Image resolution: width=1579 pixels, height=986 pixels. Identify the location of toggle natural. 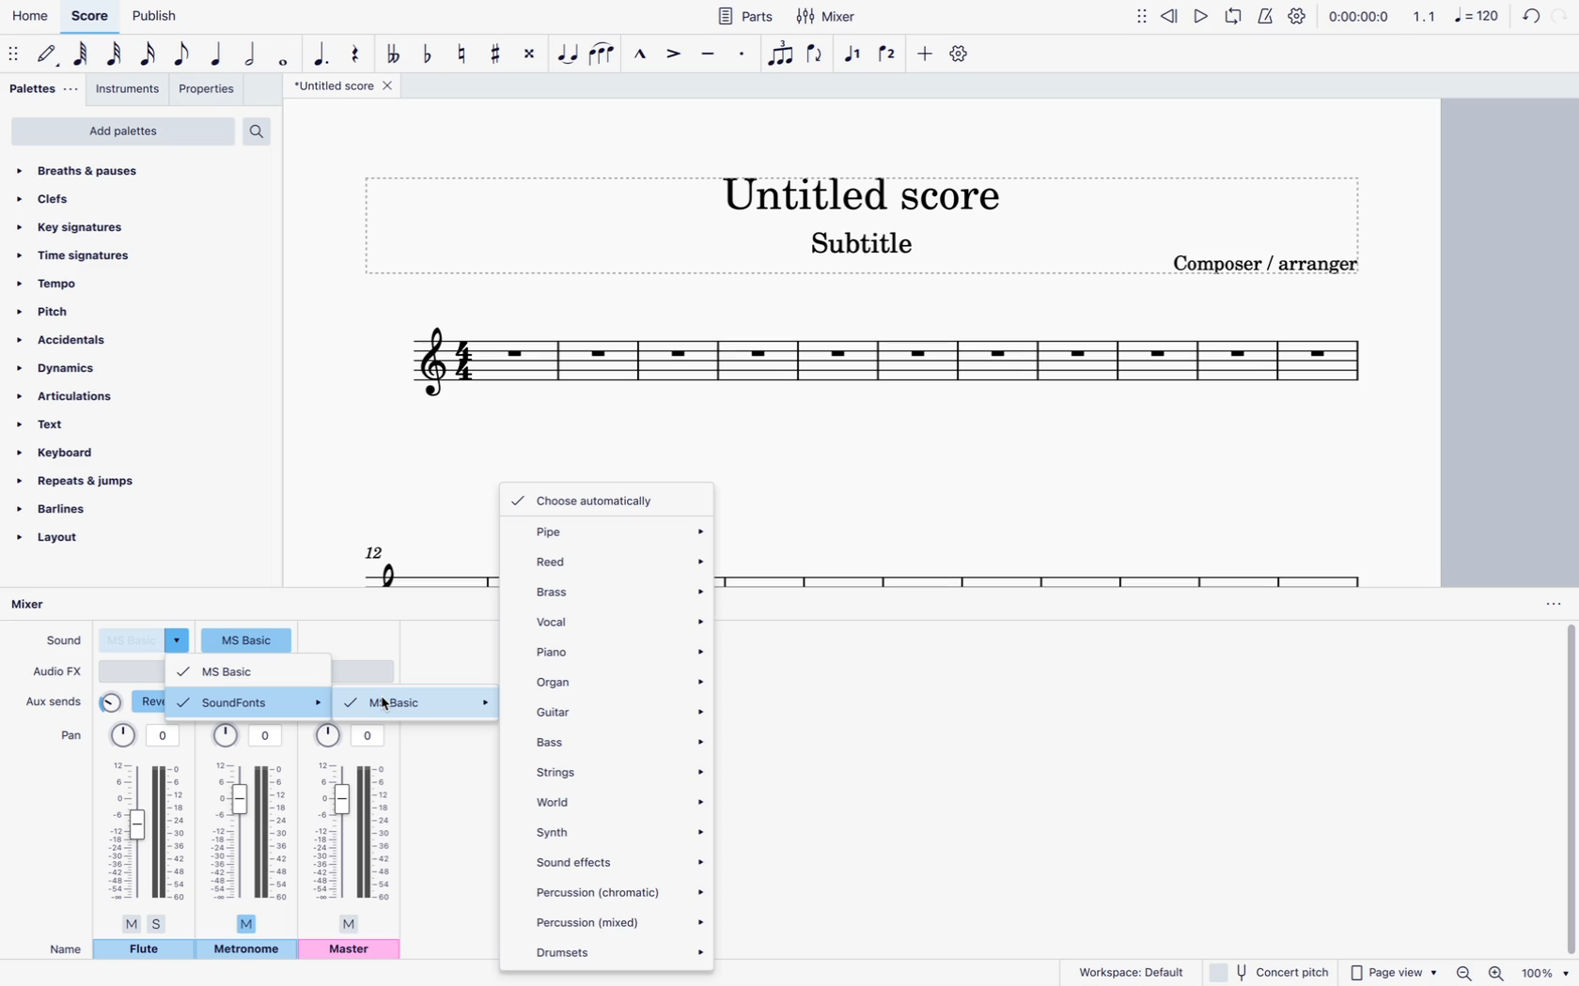
(460, 53).